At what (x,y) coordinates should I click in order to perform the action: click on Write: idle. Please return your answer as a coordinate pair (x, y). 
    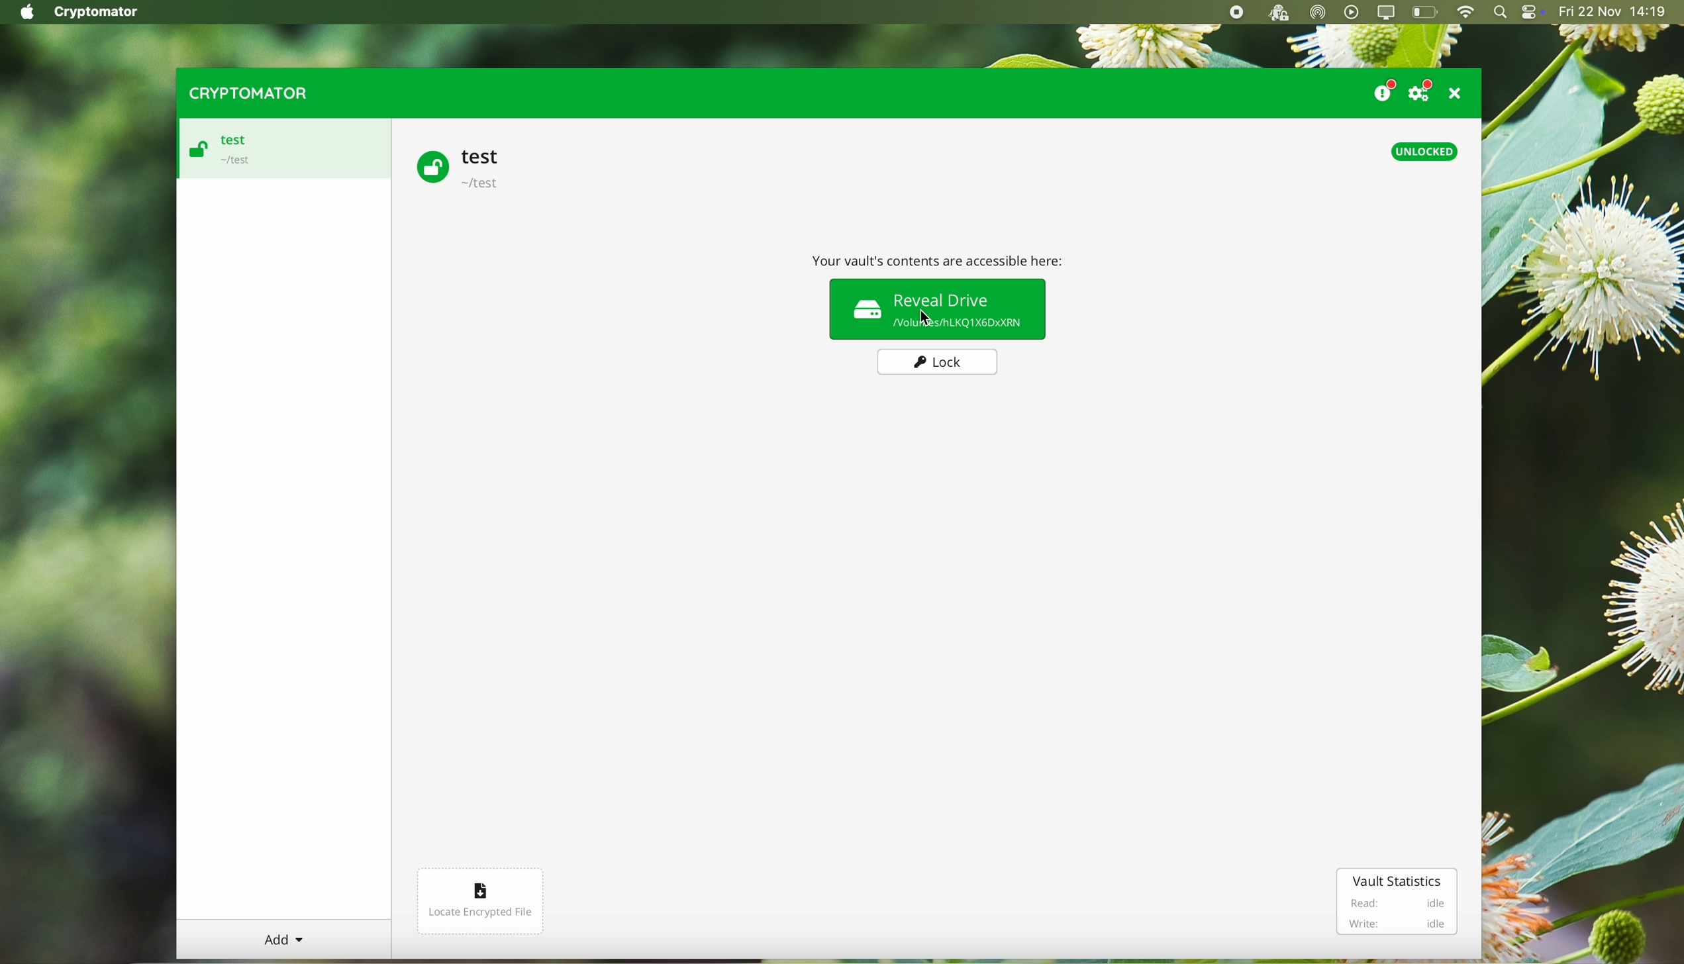
    Looking at the image, I should click on (1396, 923).